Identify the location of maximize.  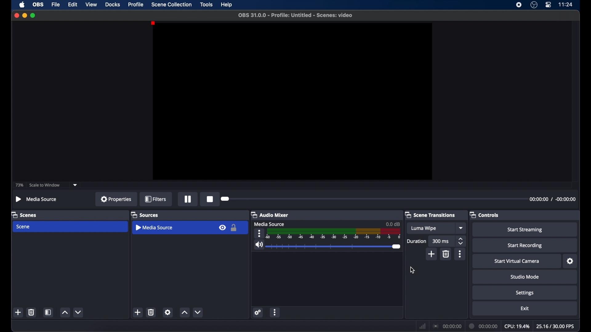
(33, 15).